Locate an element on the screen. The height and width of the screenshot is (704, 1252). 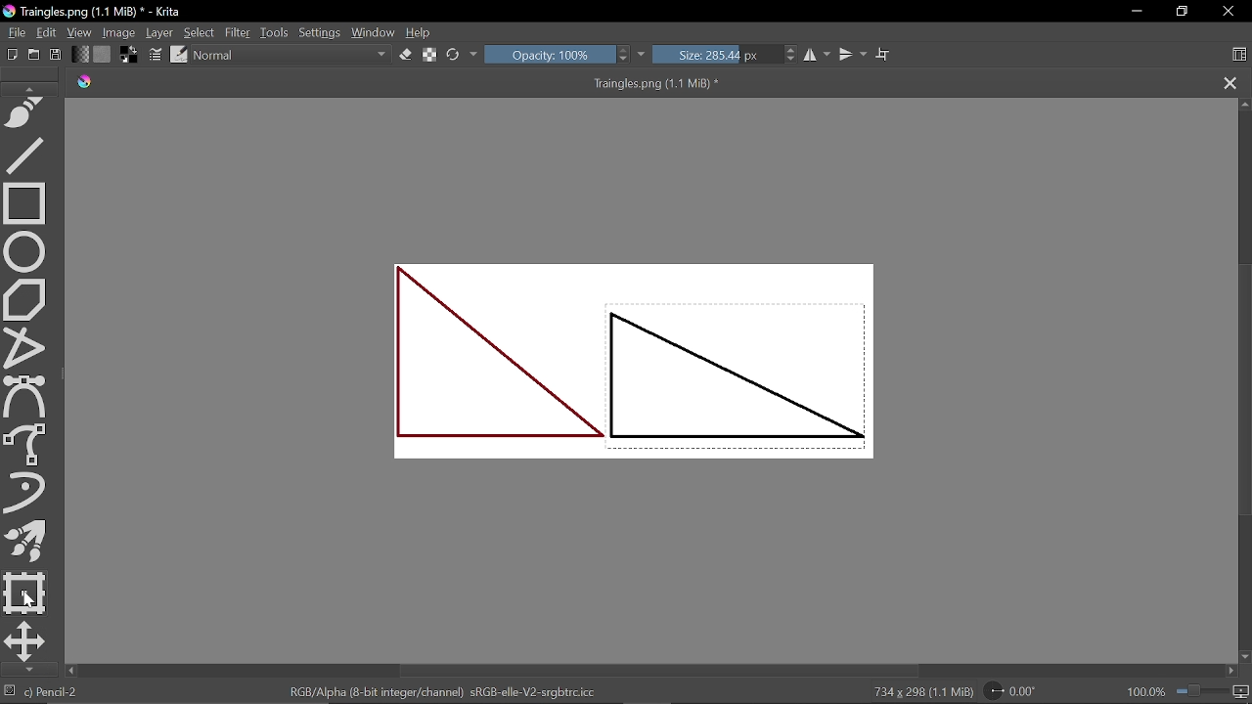
Filter is located at coordinates (237, 32).